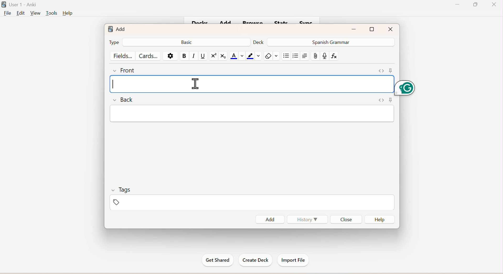 This screenshot has width=503, height=274. What do you see at coordinates (259, 42) in the screenshot?
I see `Deck` at bounding box center [259, 42].